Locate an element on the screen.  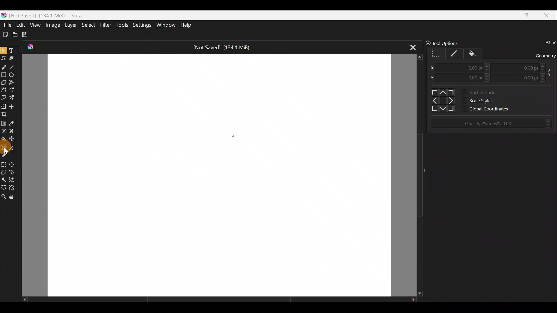
Window is located at coordinates (167, 24).